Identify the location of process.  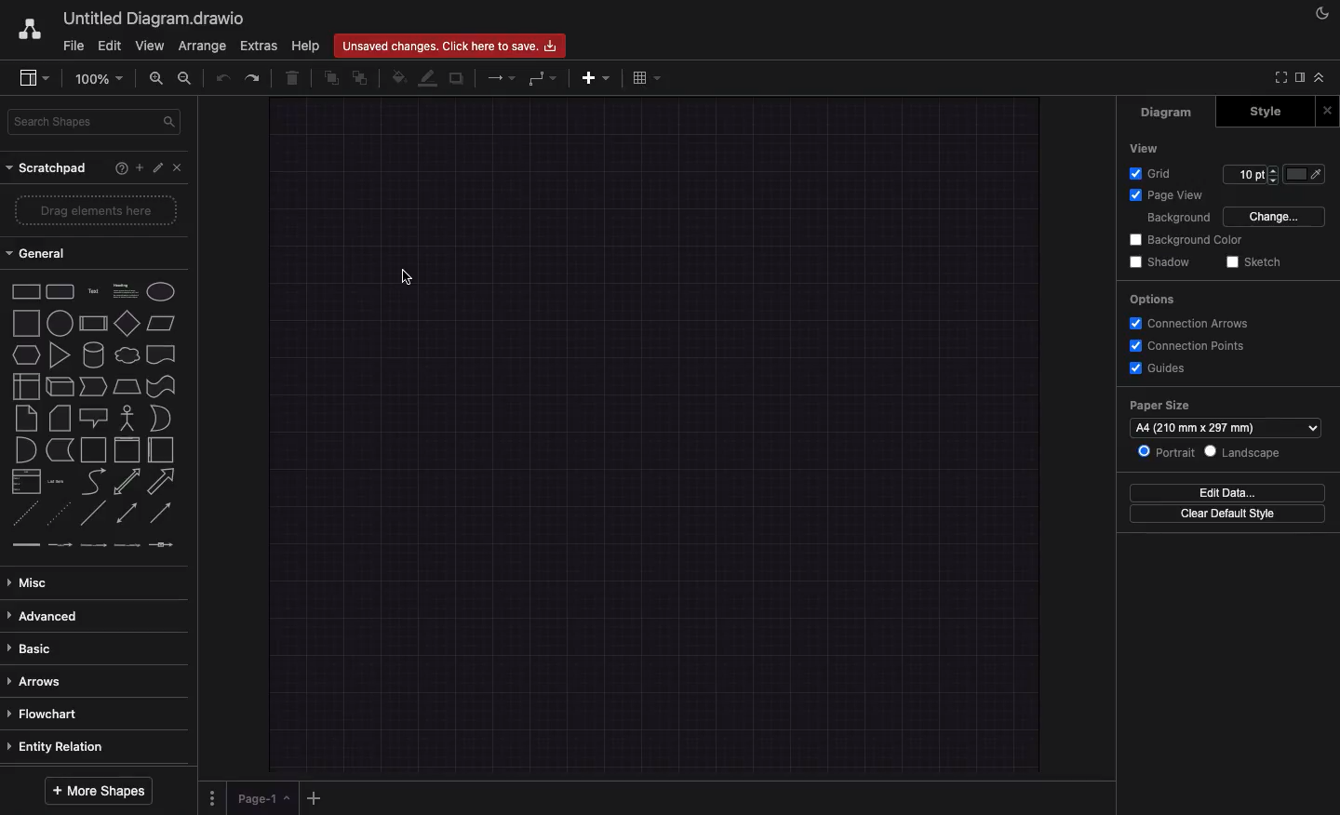
(60, 324).